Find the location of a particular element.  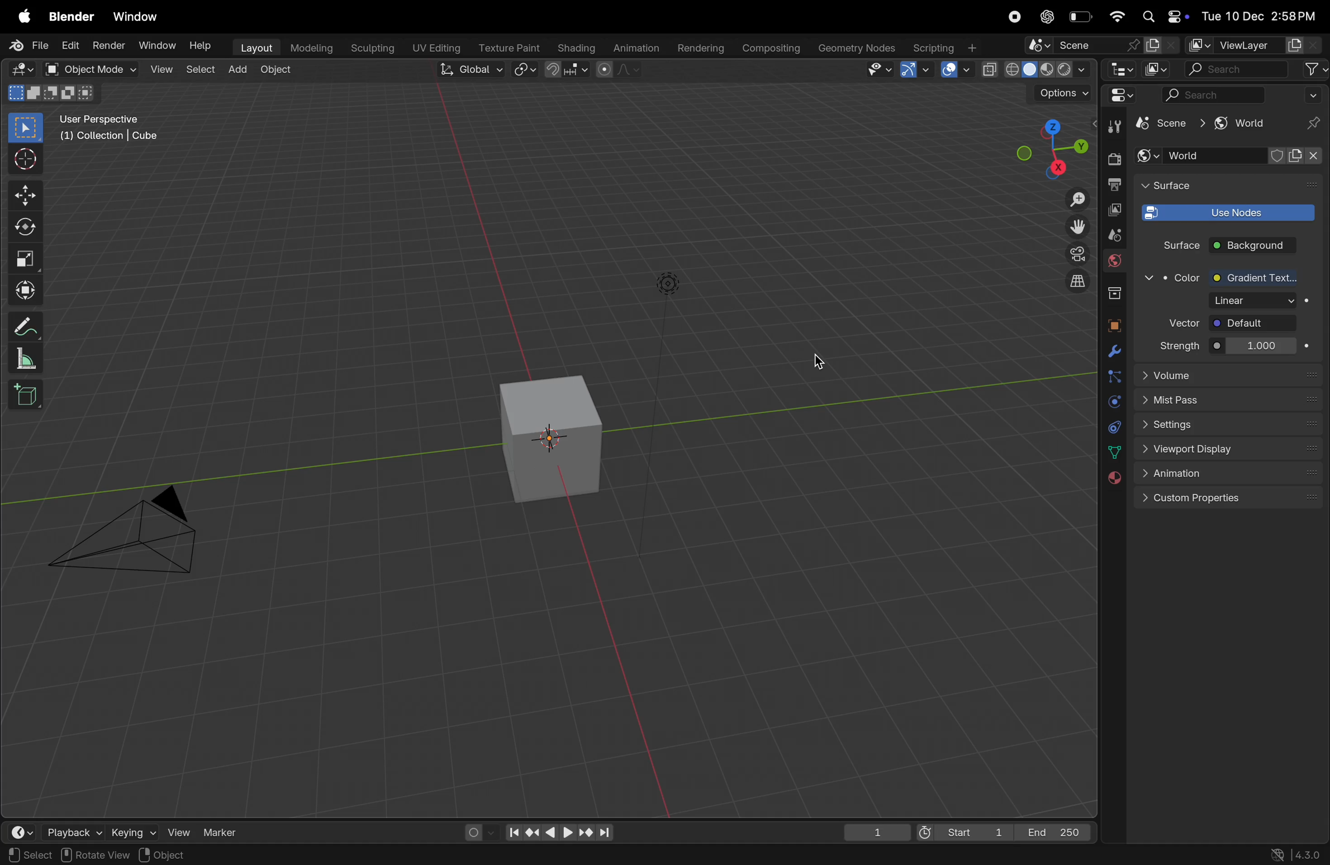

object mode is located at coordinates (90, 69).